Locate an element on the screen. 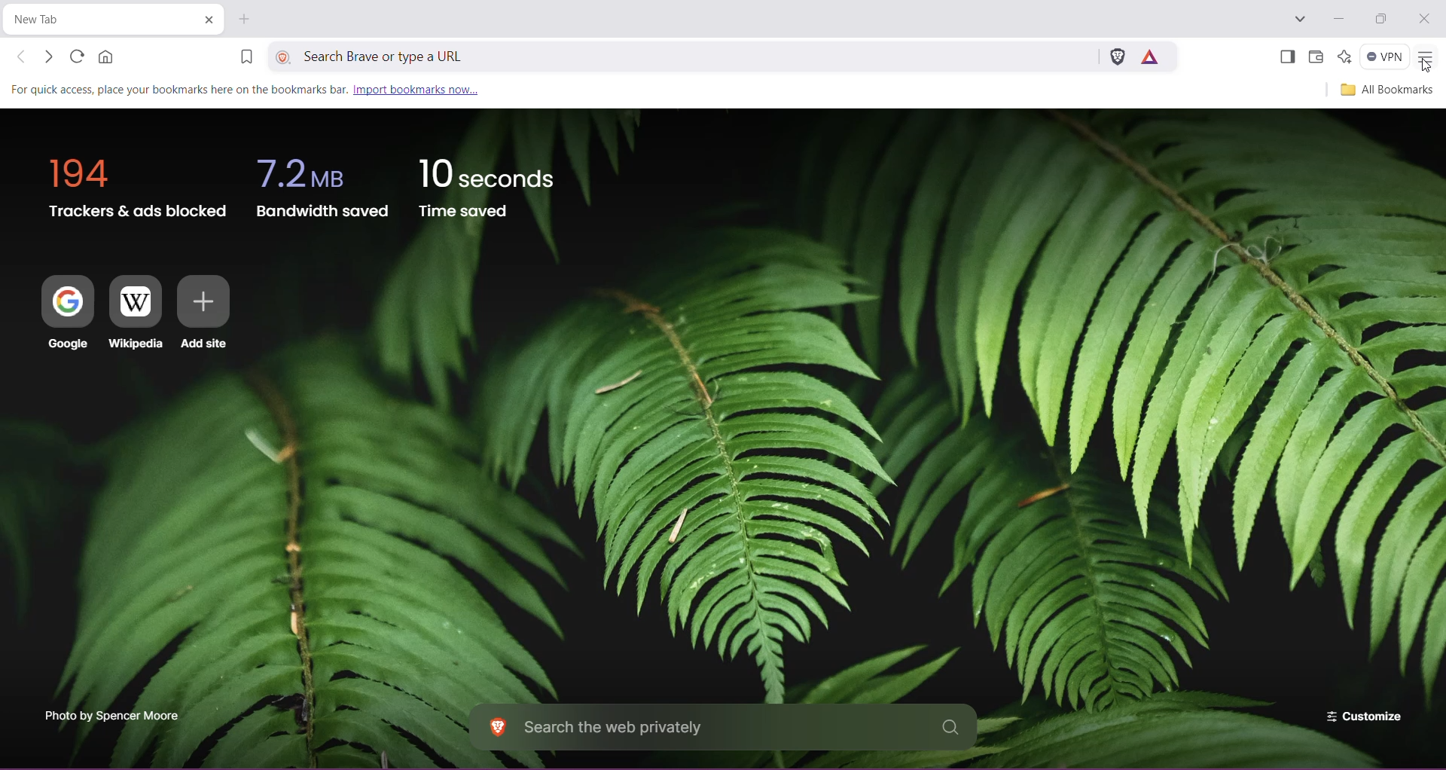  Search tabs is located at coordinates (1298, 20).